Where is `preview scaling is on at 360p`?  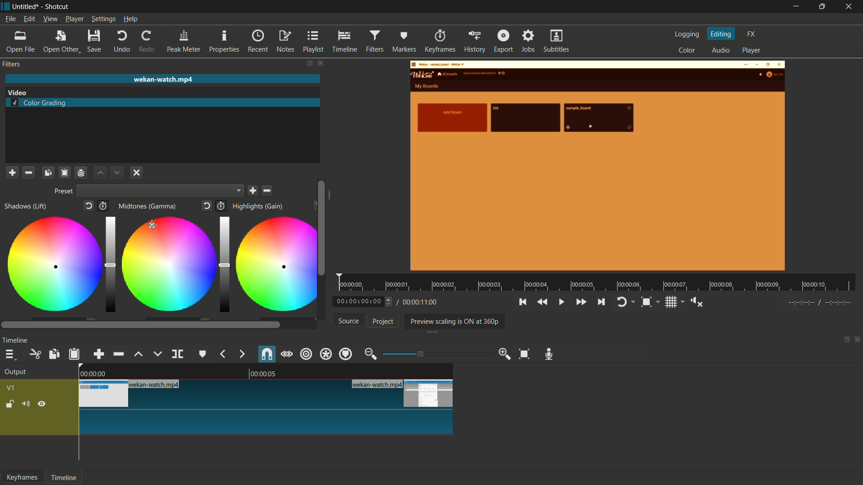 preview scaling is on at 360p is located at coordinates (455, 321).